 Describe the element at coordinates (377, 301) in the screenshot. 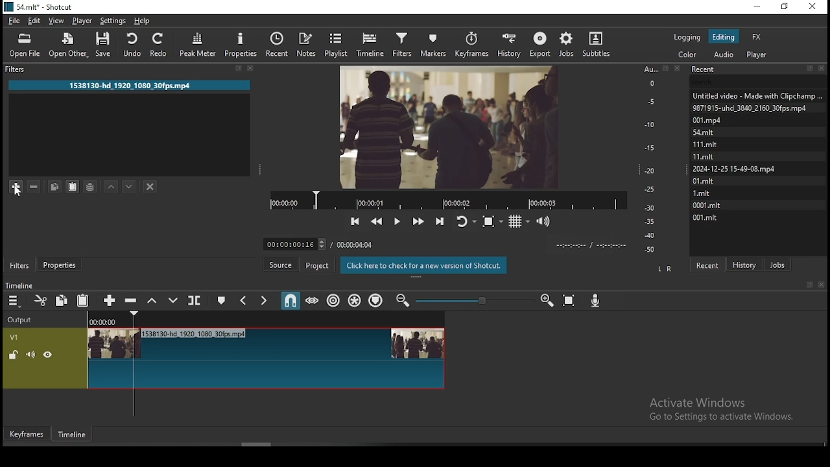

I see `ripple markers` at that location.